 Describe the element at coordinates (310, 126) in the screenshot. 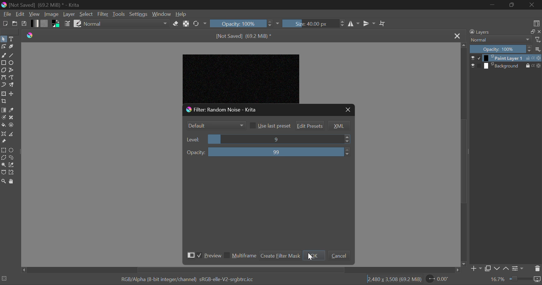

I see `Edit Presets` at that location.